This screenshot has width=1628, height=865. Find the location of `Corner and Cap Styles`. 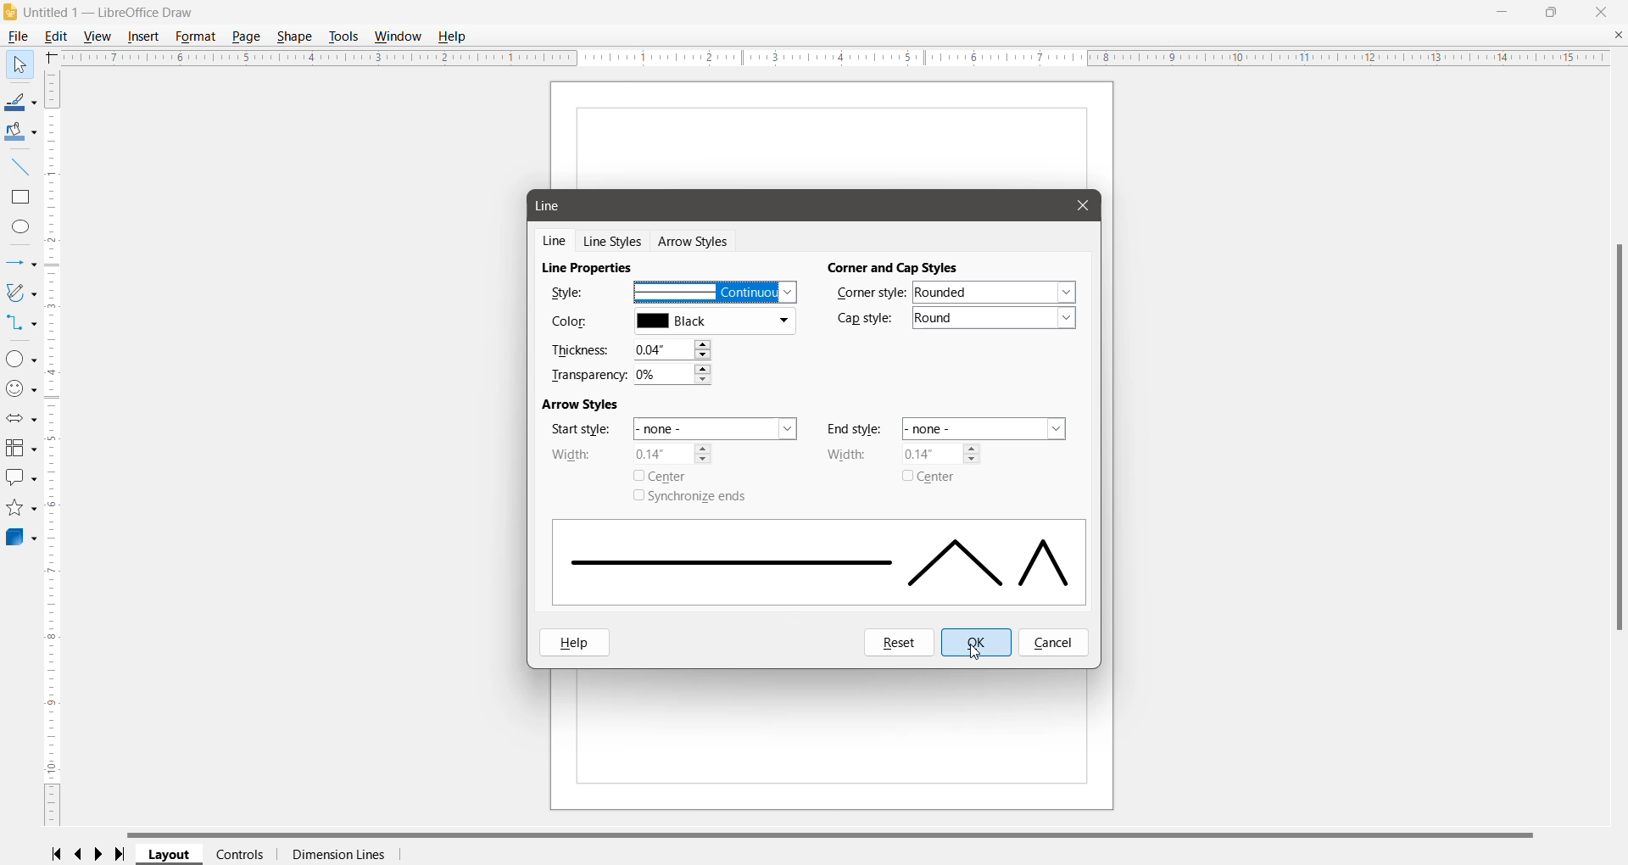

Corner and Cap Styles is located at coordinates (894, 267).